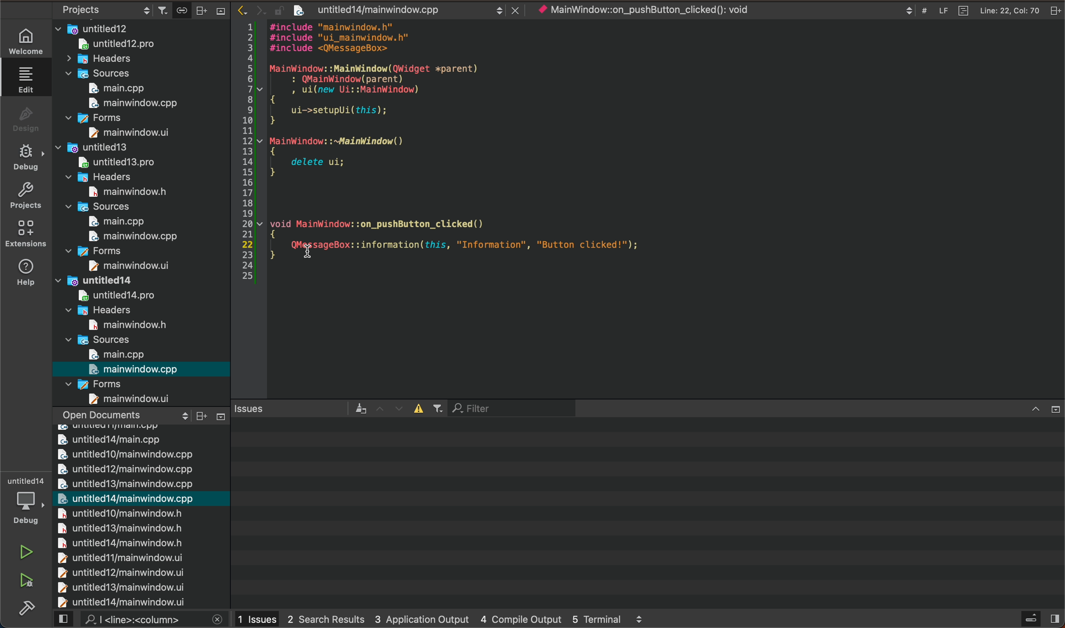 The width and height of the screenshot is (1065, 628). Describe the element at coordinates (133, 399) in the screenshot. I see `main window` at that location.